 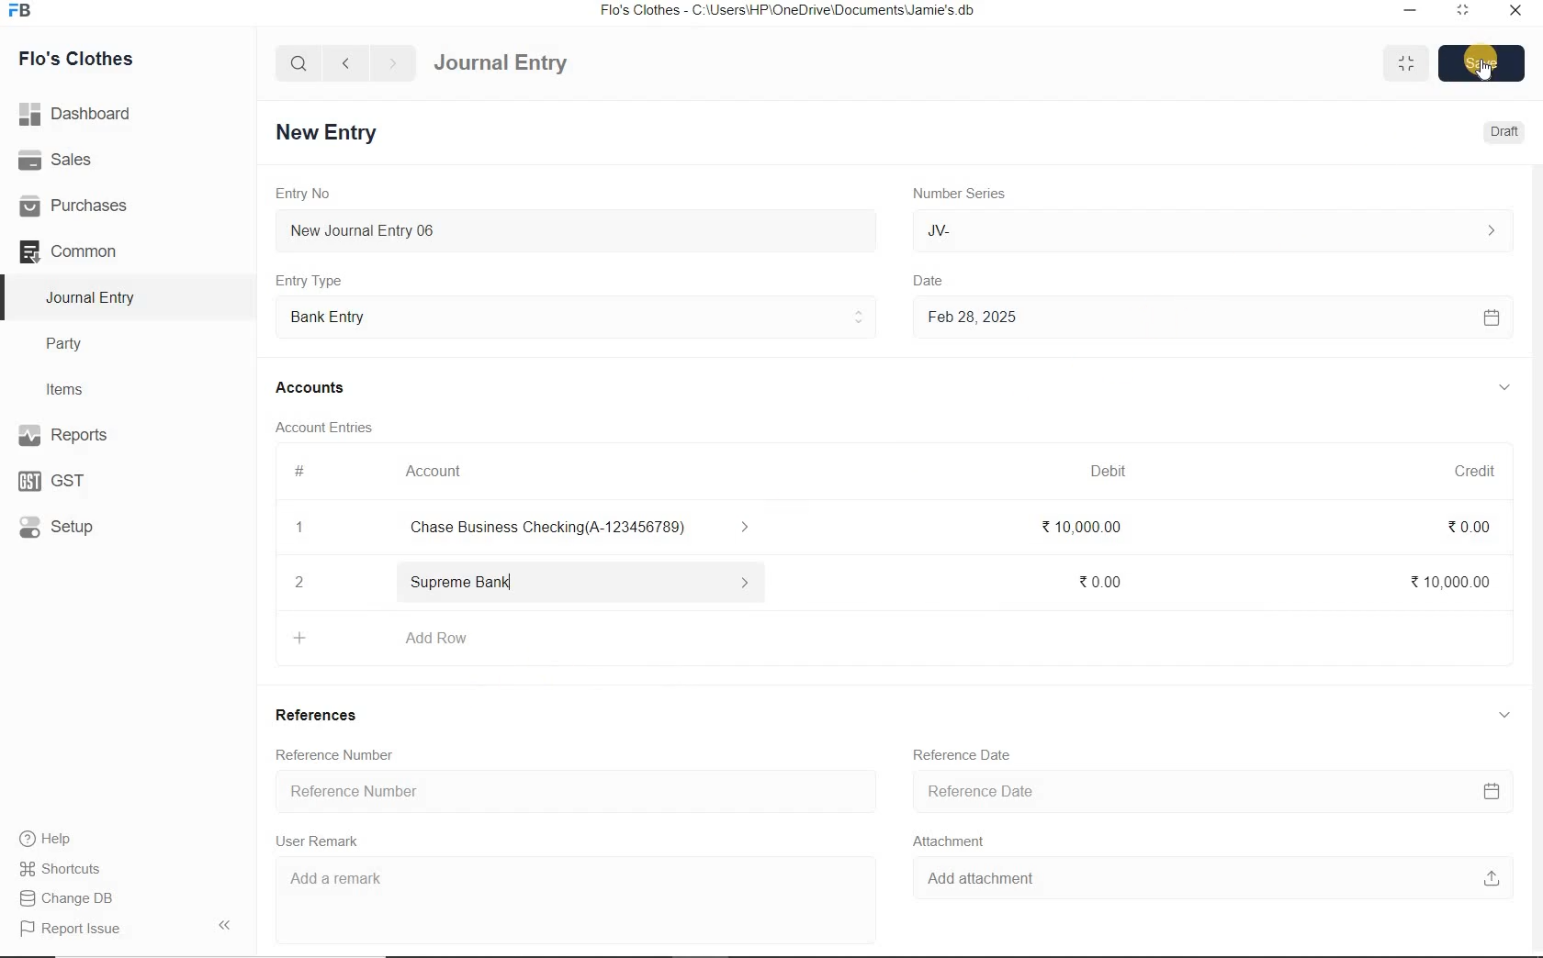 I want to click on Items, so click(x=73, y=387).